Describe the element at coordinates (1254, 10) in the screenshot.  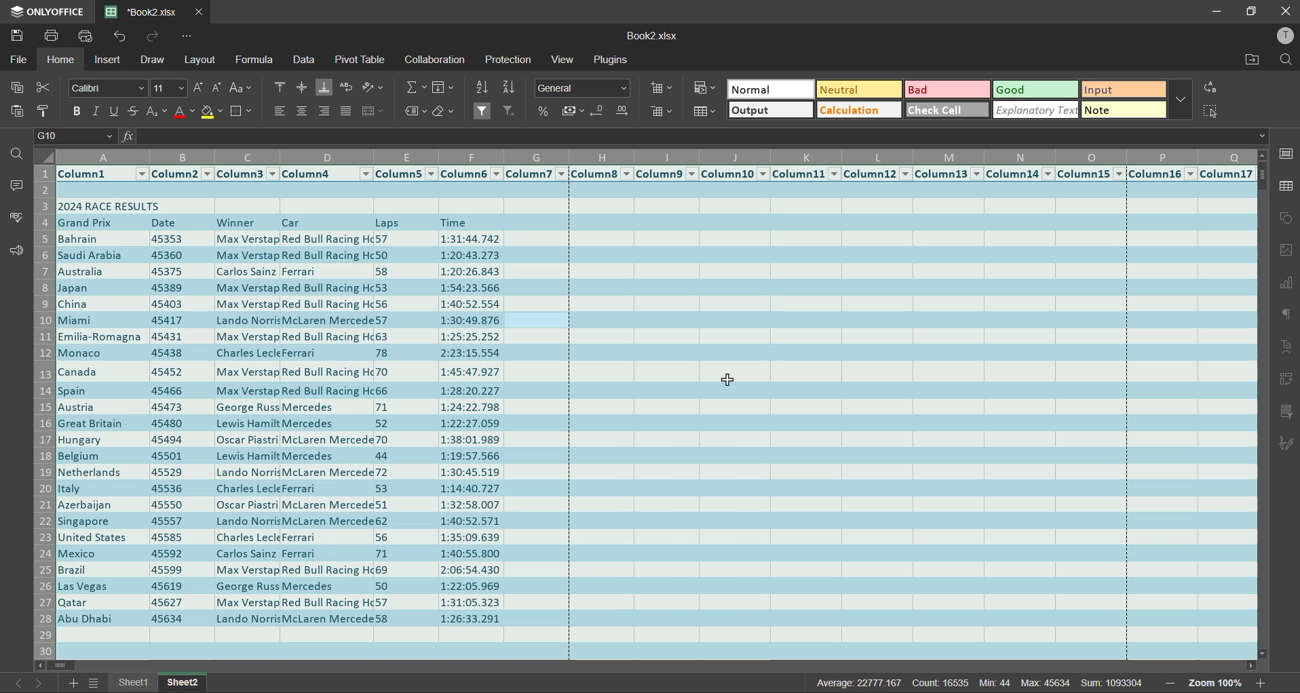
I see `maximize` at that location.